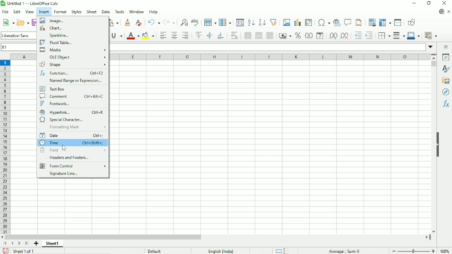 The height and width of the screenshot is (254, 452). Describe the element at coordinates (198, 36) in the screenshot. I see `Align top` at that location.